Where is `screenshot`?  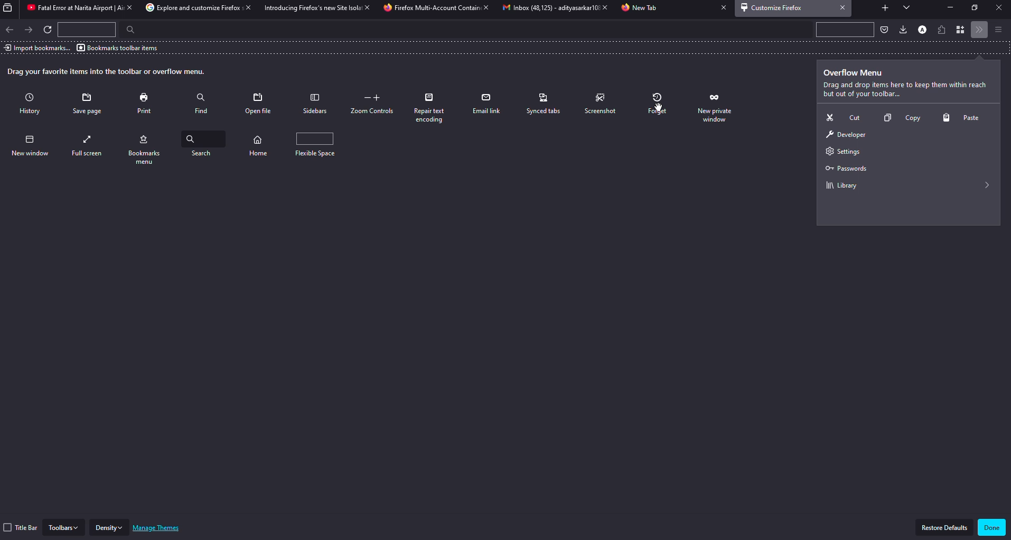 screenshot is located at coordinates (602, 104).